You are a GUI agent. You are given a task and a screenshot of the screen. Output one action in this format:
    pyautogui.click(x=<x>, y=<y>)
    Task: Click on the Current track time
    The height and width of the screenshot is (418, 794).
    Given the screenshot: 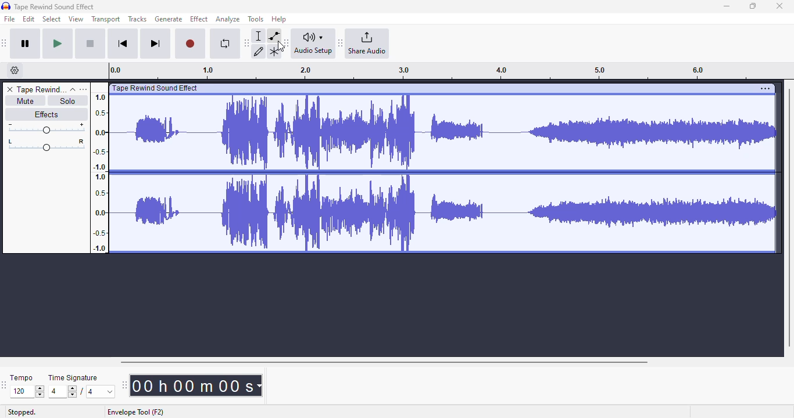 What is the action you would take?
    pyautogui.click(x=191, y=385)
    